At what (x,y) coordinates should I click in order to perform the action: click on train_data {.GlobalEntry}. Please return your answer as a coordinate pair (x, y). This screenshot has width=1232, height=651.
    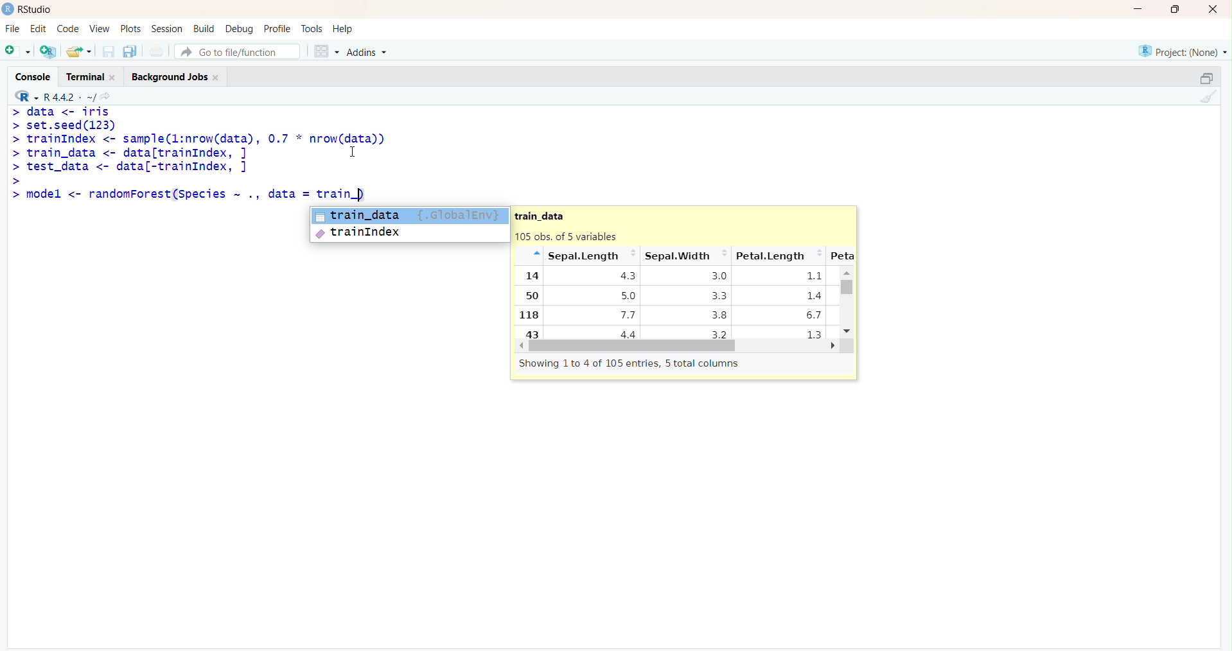
    Looking at the image, I should click on (408, 214).